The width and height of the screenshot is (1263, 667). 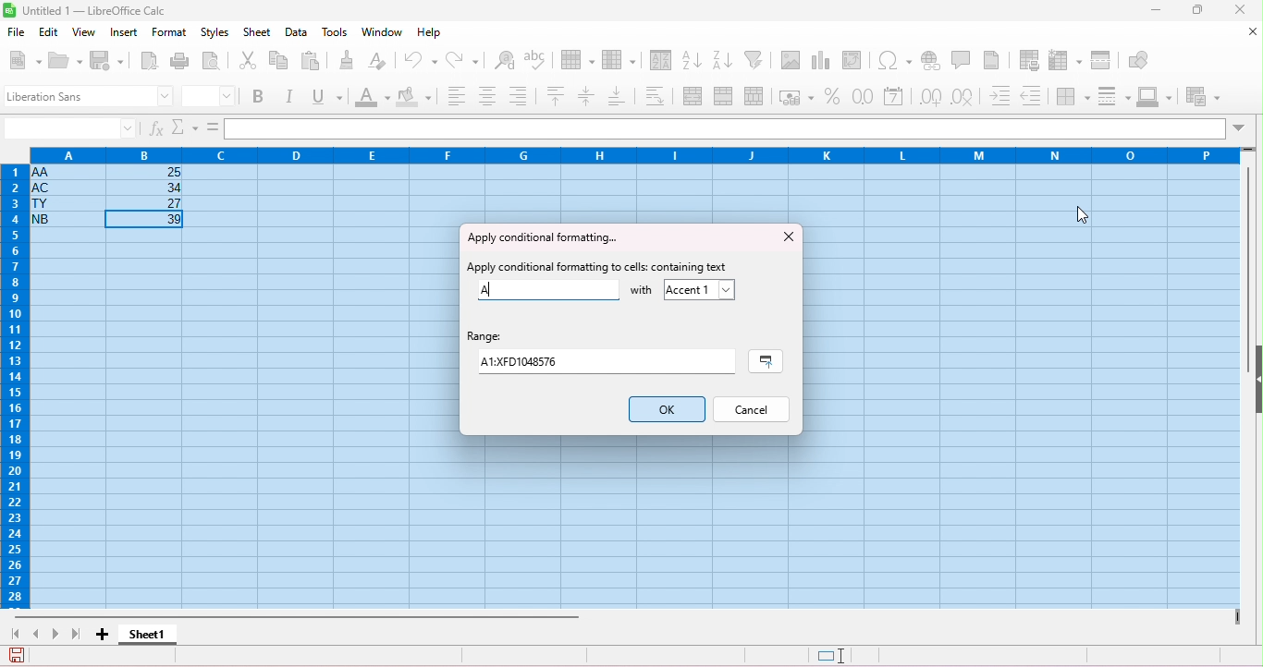 I want to click on range value, so click(x=551, y=360).